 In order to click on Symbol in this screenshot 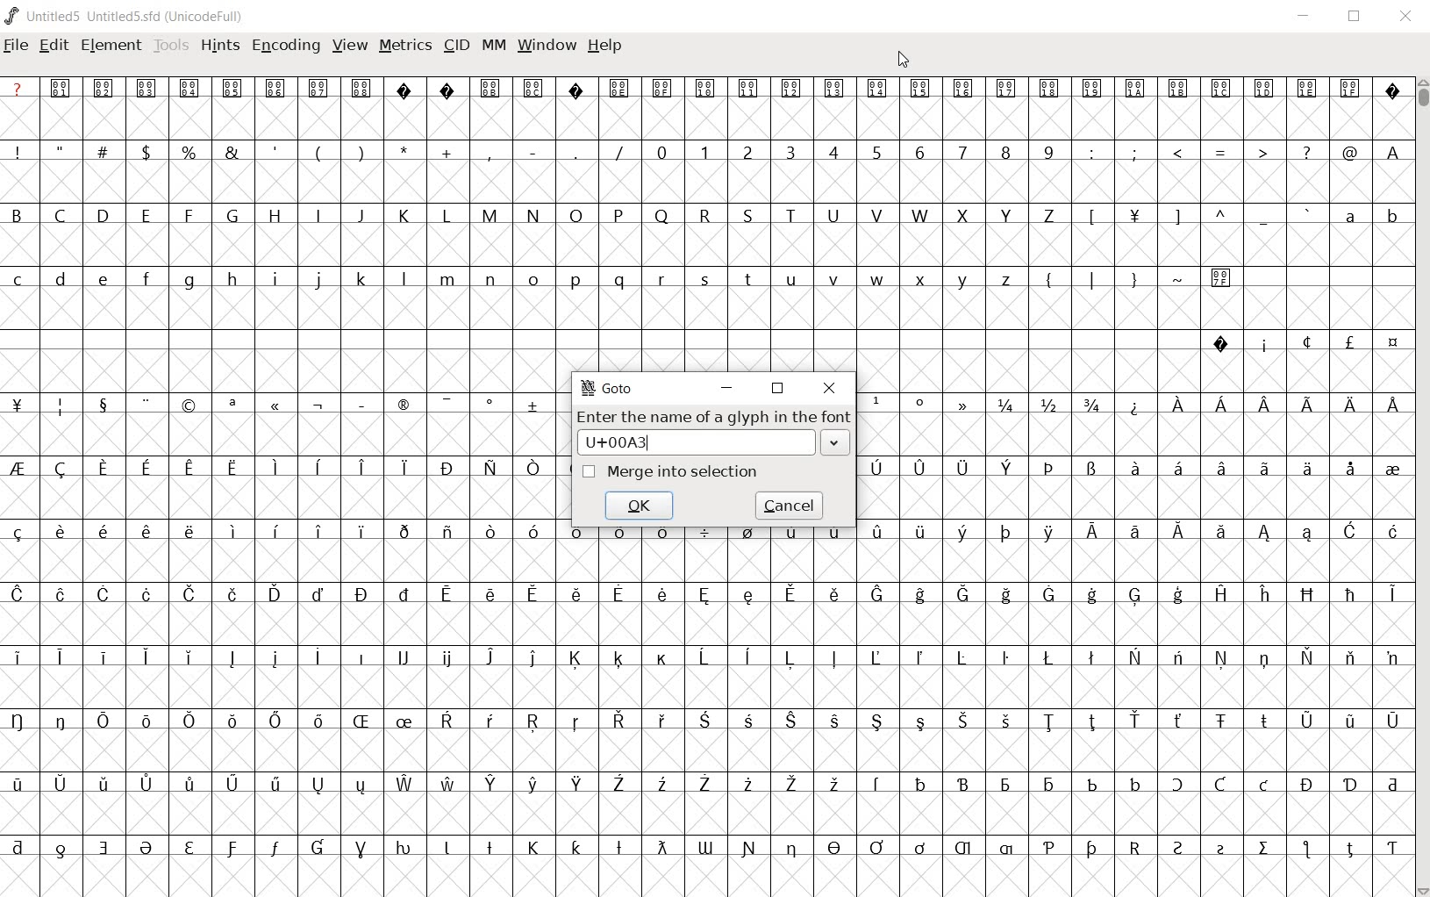, I will do `click(747, 535)`.